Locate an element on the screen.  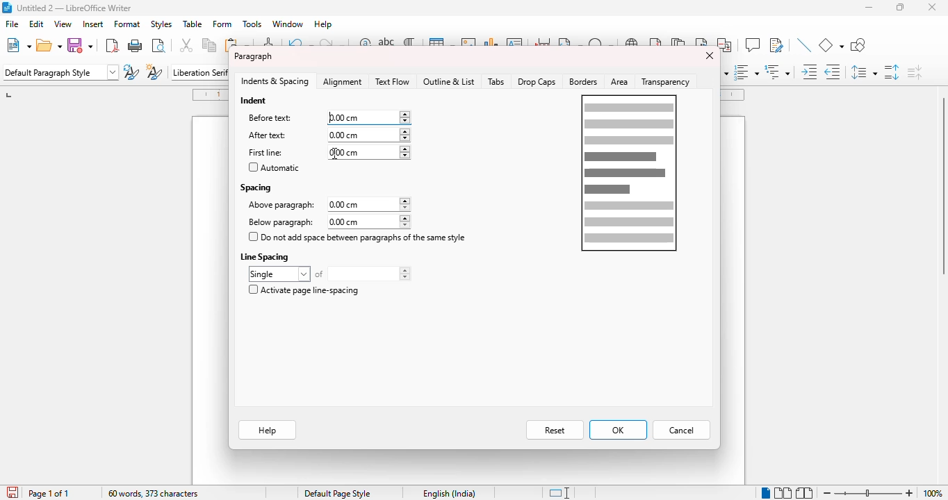
styles is located at coordinates (161, 24).